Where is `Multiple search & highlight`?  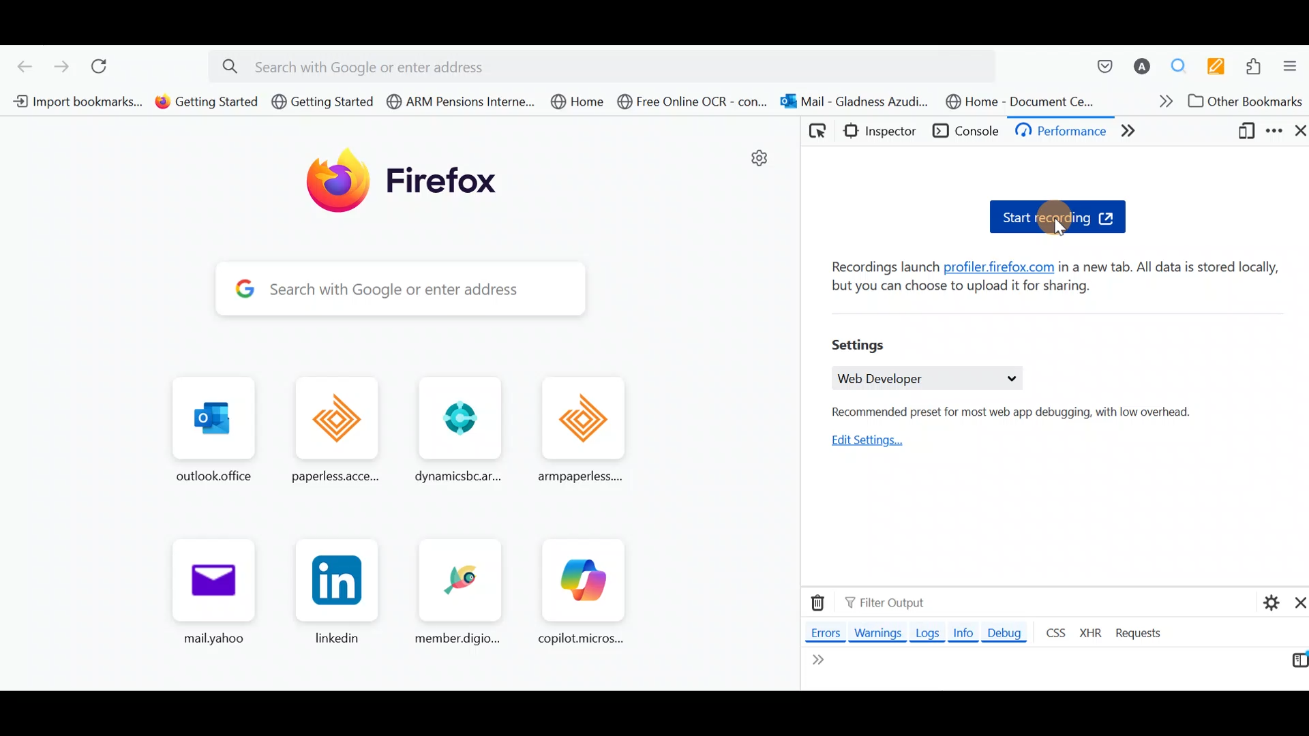
Multiple search & highlight is located at coordinates (1184, 65).